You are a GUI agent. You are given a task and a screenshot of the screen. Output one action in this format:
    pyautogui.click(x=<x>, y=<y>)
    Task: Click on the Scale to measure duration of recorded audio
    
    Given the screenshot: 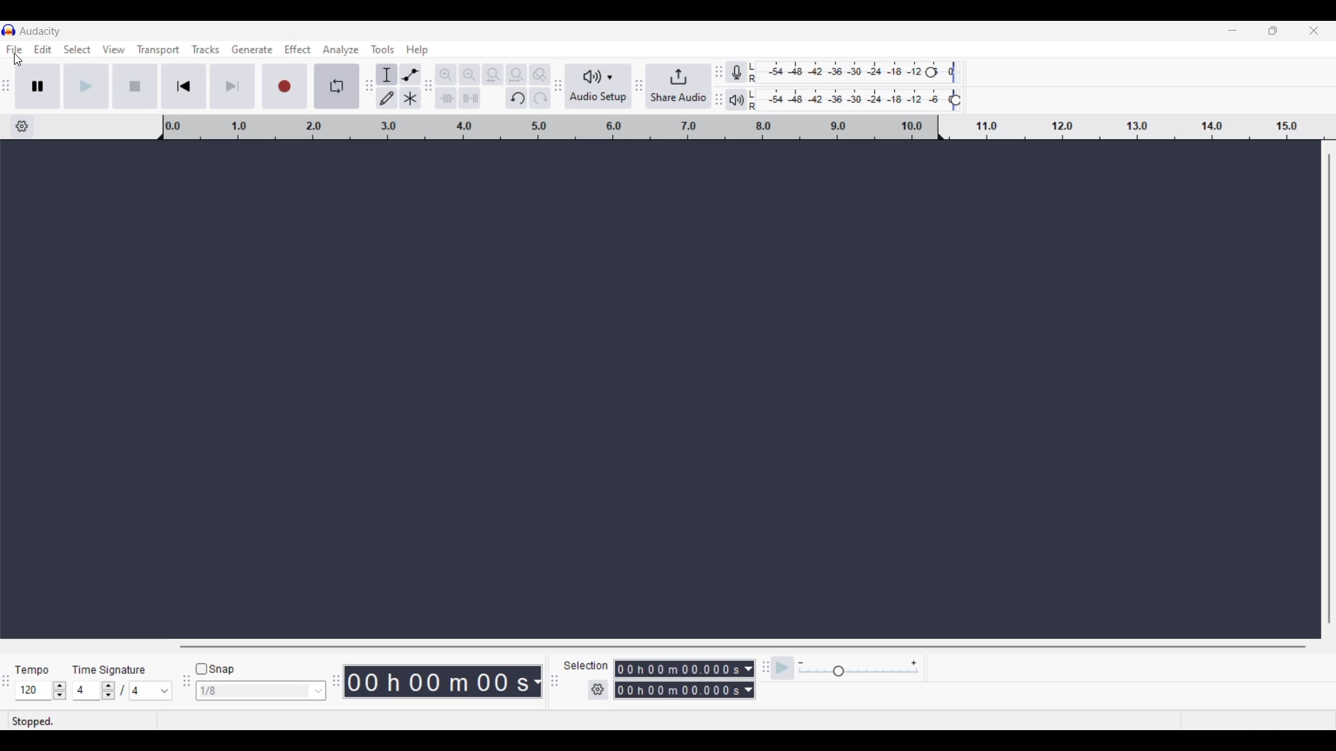 What is the action you would take?
    pyautogui.click(x=748, y=128)
    